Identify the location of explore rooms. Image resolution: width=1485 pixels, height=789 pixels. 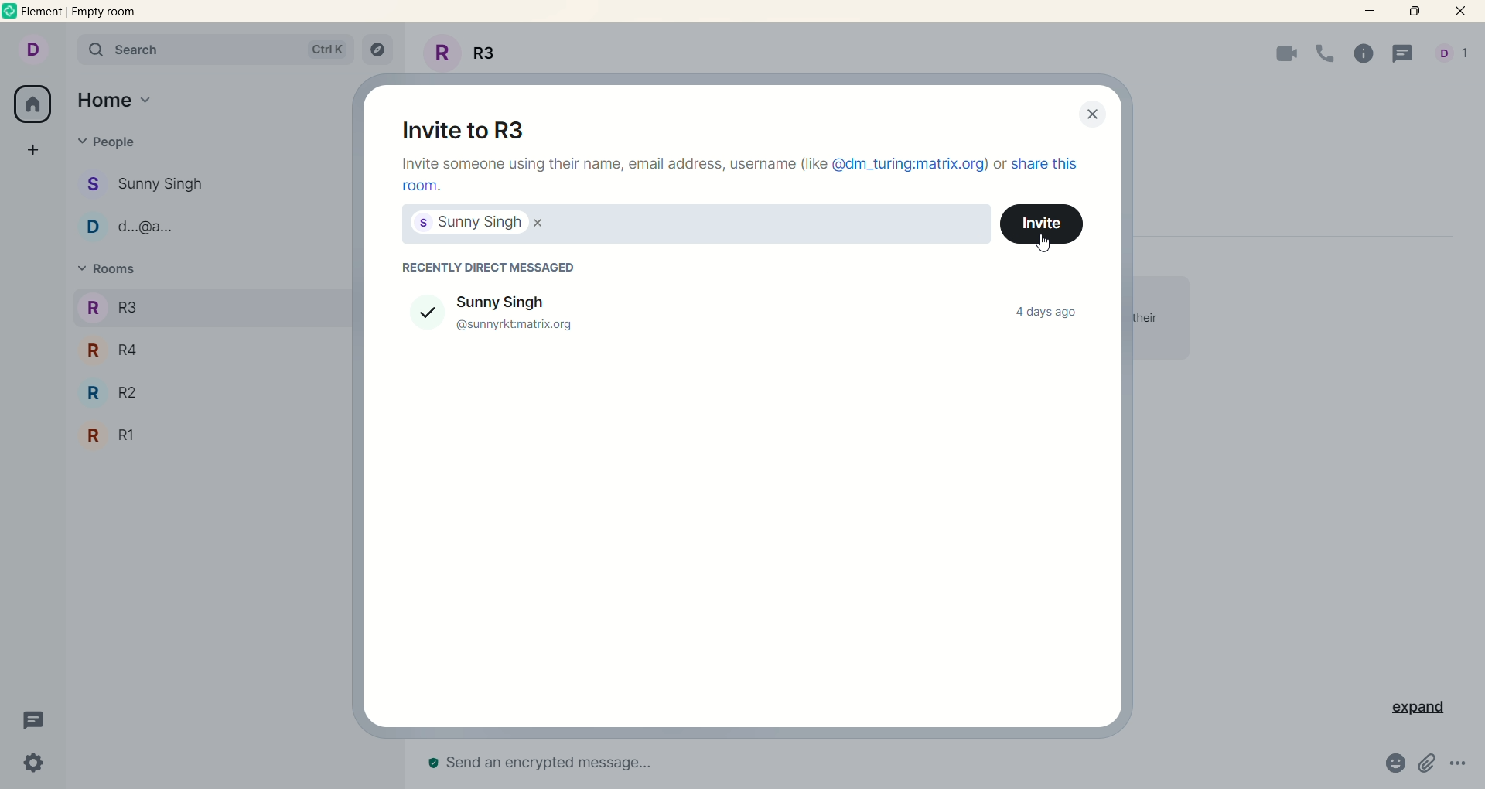
(380, 51).